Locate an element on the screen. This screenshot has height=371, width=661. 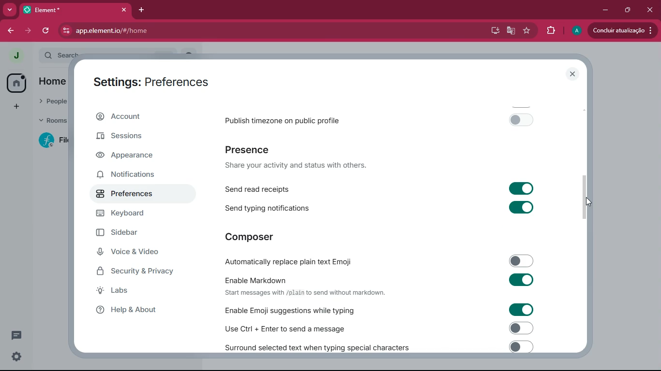
send receipts is located at coordinates (381, 188).